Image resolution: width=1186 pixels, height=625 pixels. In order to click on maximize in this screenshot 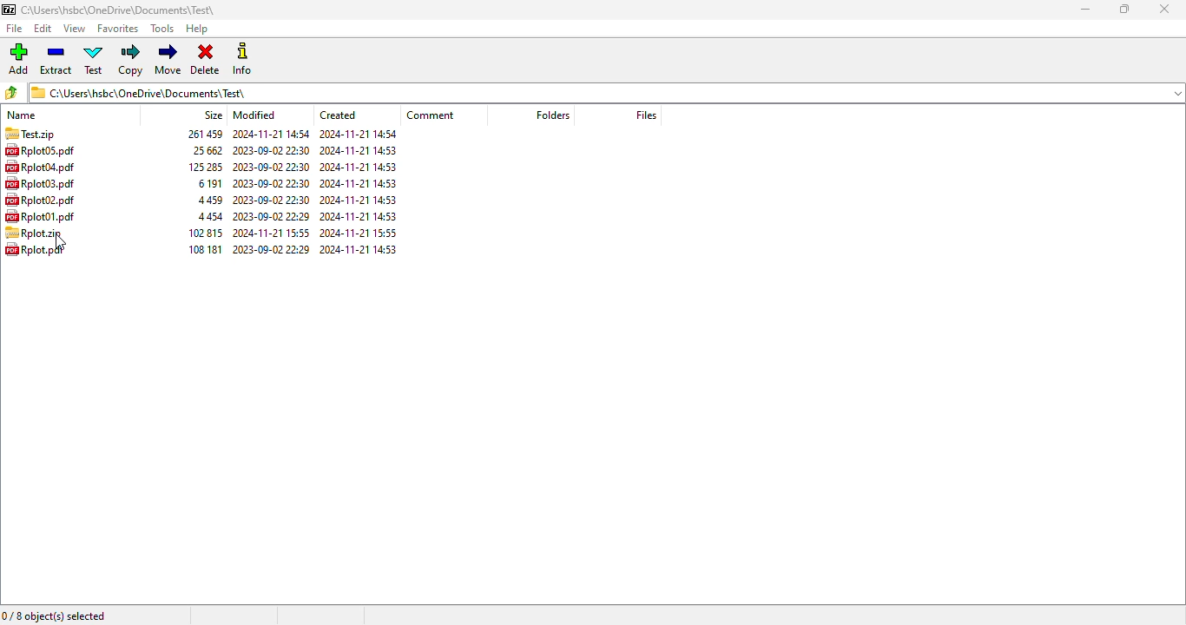, I will do `click(1123, 9)`.